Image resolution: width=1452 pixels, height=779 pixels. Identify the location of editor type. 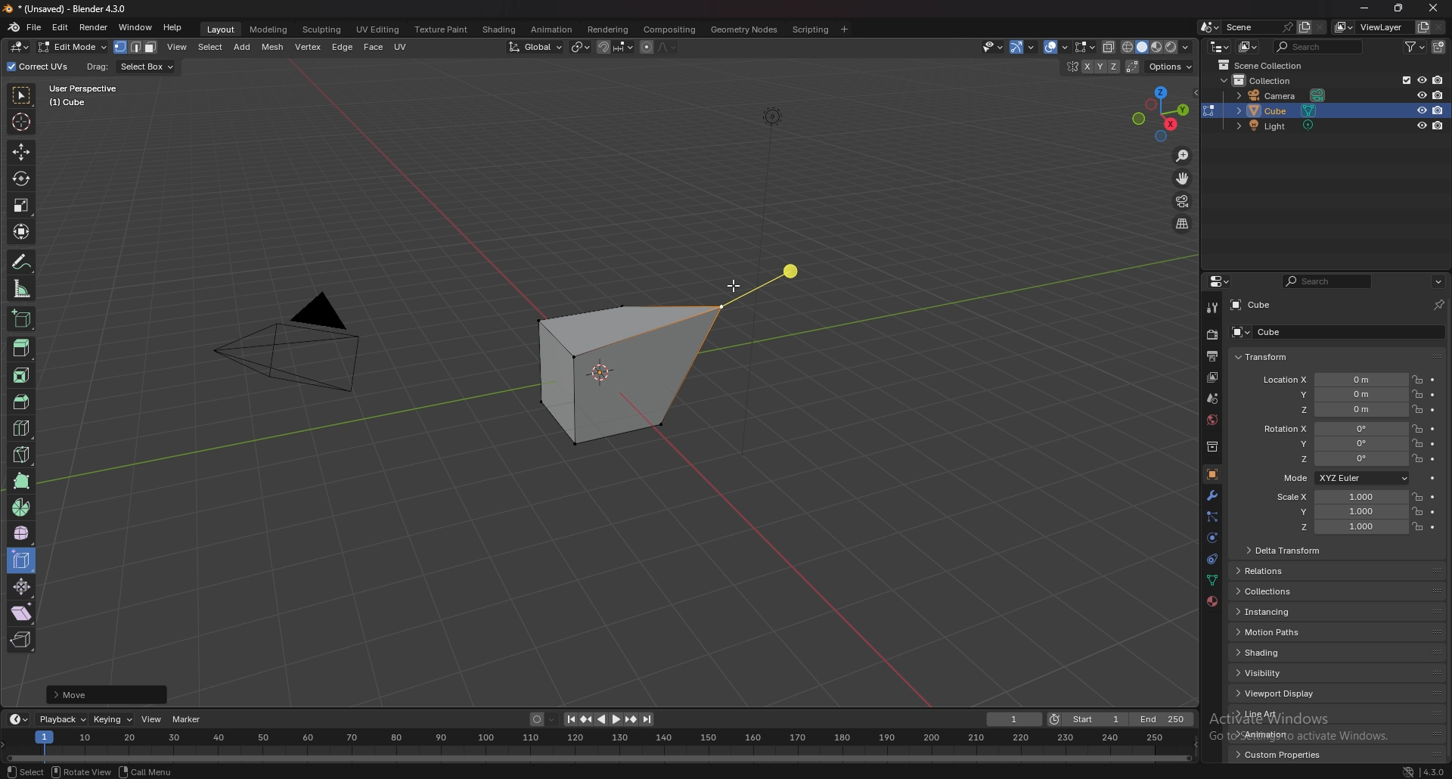
(1221, 281).